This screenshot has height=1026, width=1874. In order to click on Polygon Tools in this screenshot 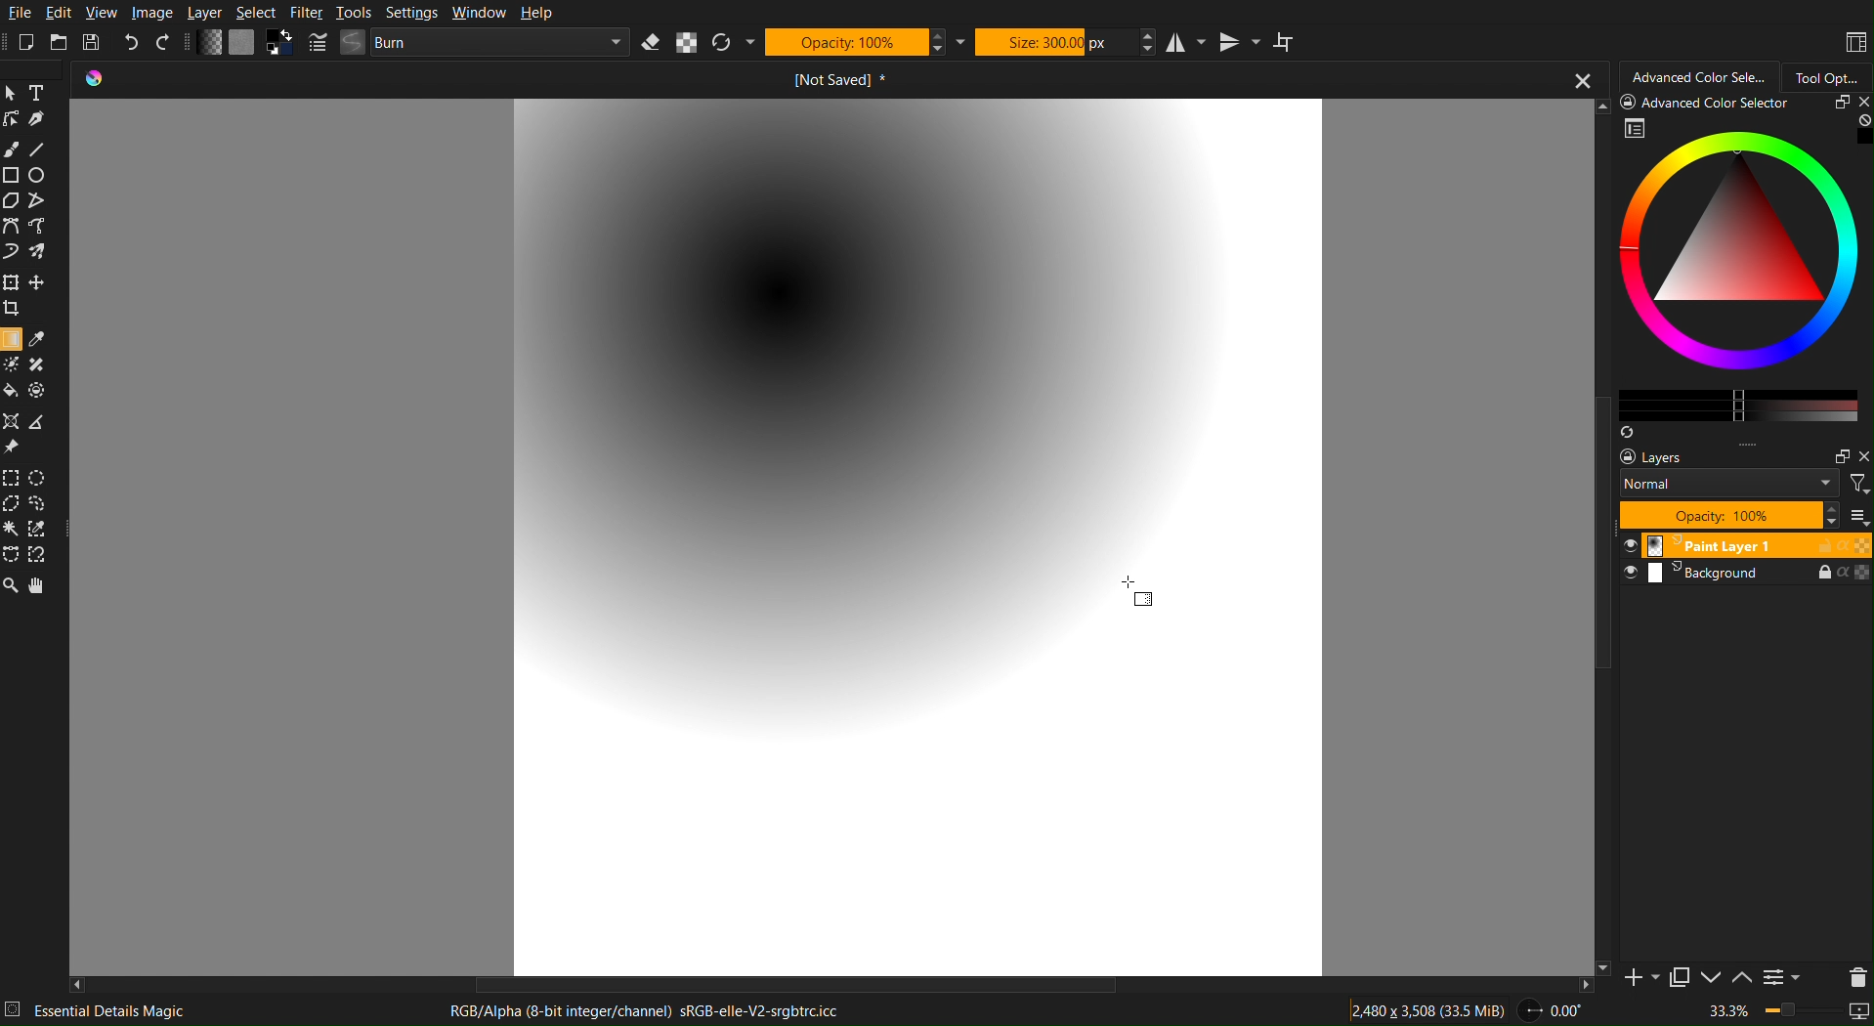, I will do `click(27, 200)`.